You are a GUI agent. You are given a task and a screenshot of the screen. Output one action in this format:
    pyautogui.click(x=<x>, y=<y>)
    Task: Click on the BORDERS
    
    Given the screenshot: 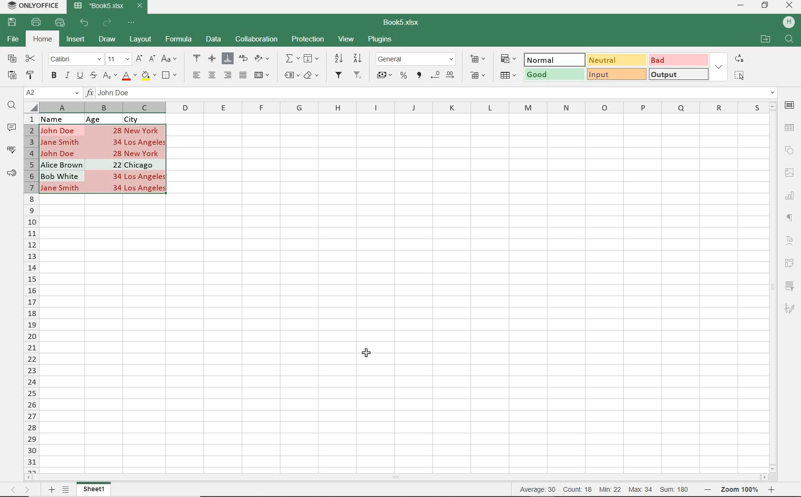 What is the action you would take?
    pyautogui.click(x=171, y=76)
    